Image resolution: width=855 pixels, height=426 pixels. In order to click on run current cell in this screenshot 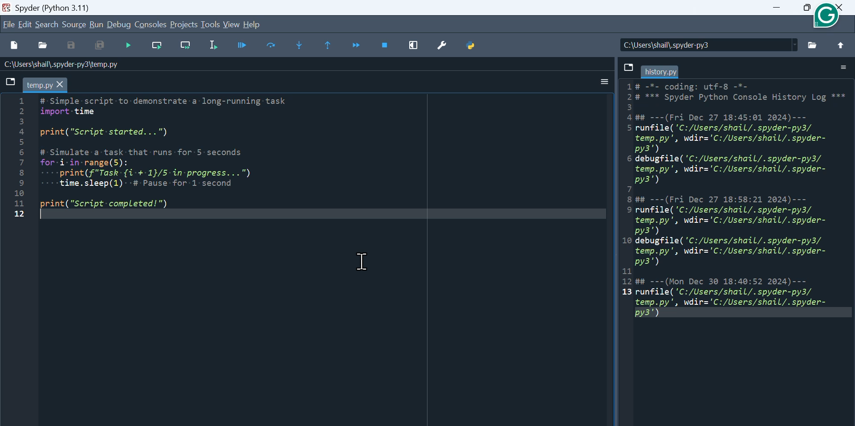, I will do `click(240, 44)`.